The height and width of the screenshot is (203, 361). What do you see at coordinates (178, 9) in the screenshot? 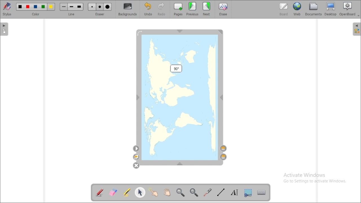
I see `pages` at bounding box center [178, 9].